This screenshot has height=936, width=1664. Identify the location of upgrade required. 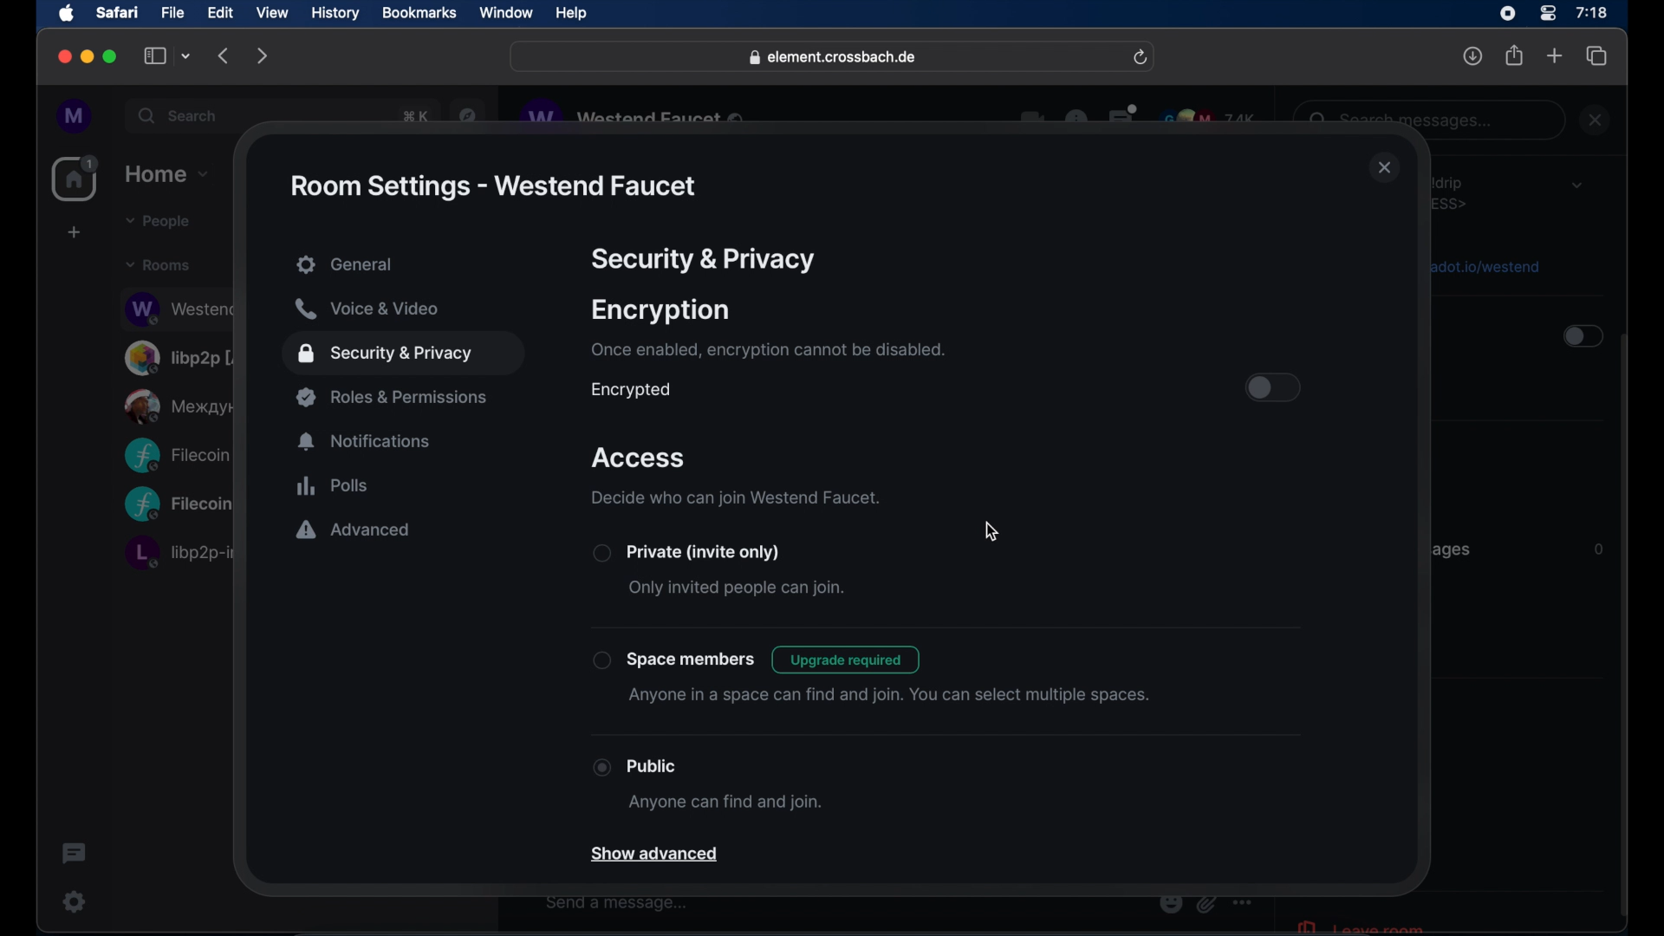
(848, 660).